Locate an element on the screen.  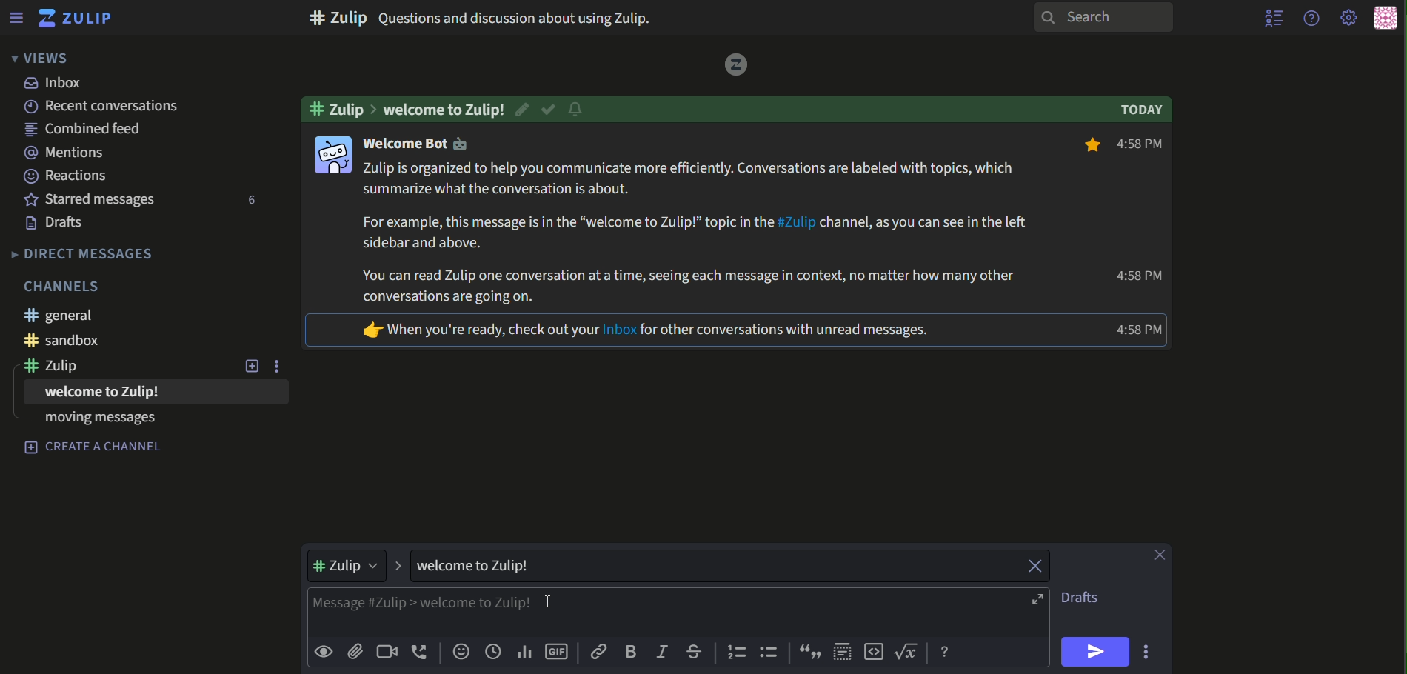
text is located at coordinates (60, 316).